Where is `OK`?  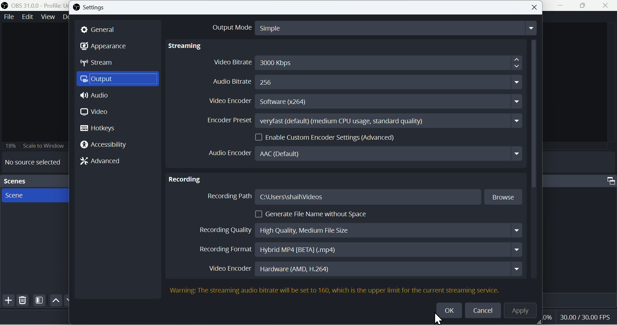 OK is located at coordinates (450, 309).